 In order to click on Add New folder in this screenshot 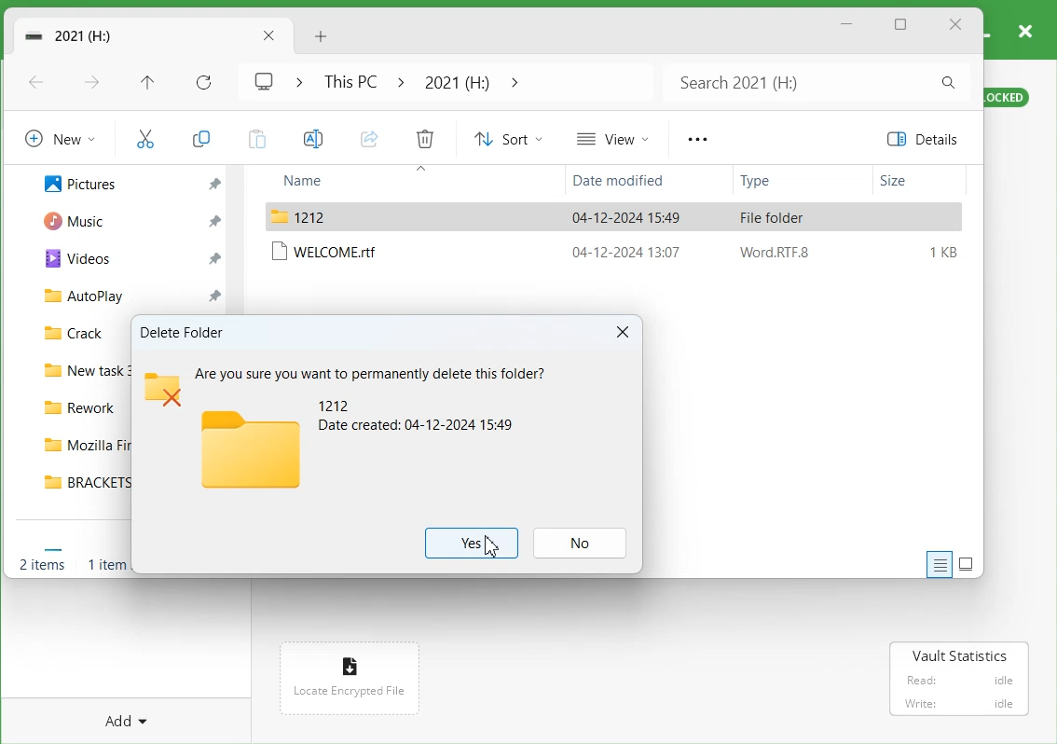, I will do `click(321, 34)`.